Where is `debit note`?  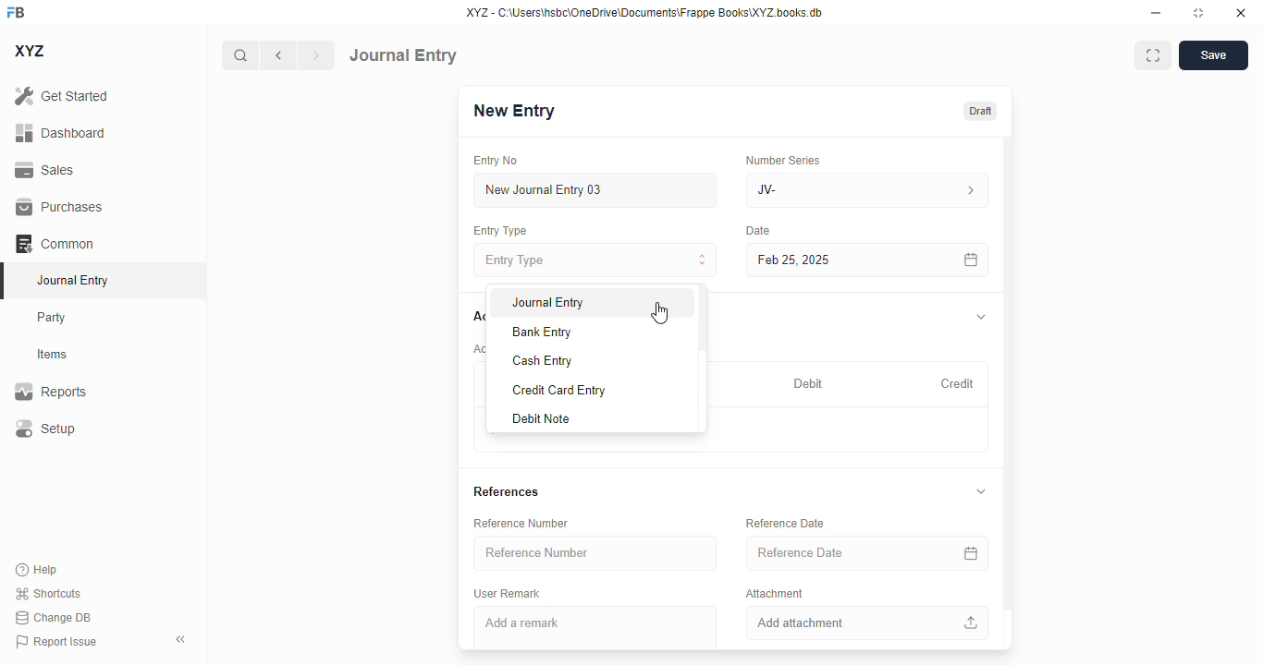
debit note is located at coordinates (541, 418).